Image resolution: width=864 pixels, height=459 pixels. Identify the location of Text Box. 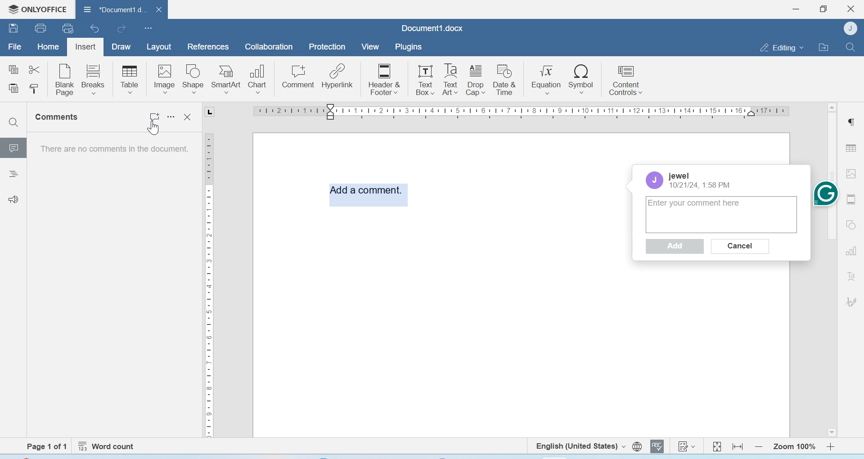
(423, 80).